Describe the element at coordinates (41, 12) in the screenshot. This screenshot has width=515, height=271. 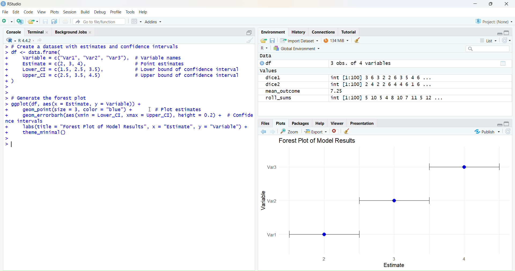
I see `View` at that location.